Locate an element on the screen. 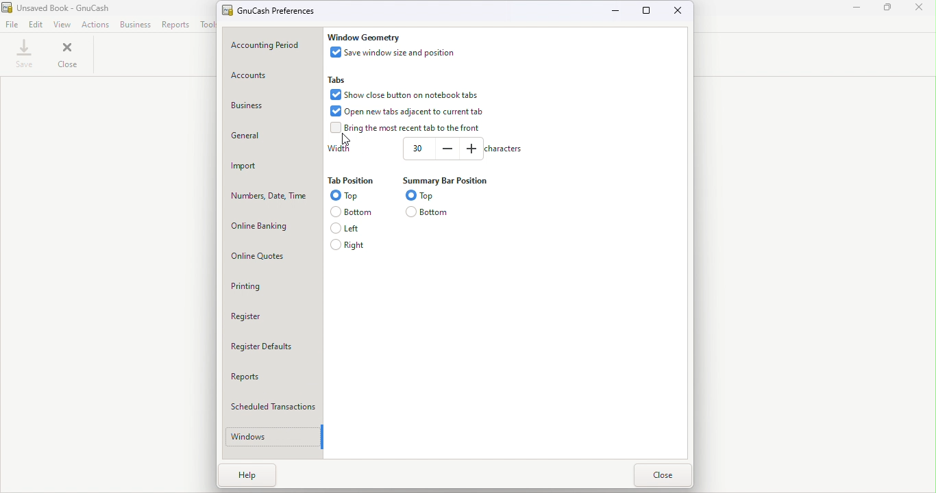  Width is located at coordinates (339, 149).